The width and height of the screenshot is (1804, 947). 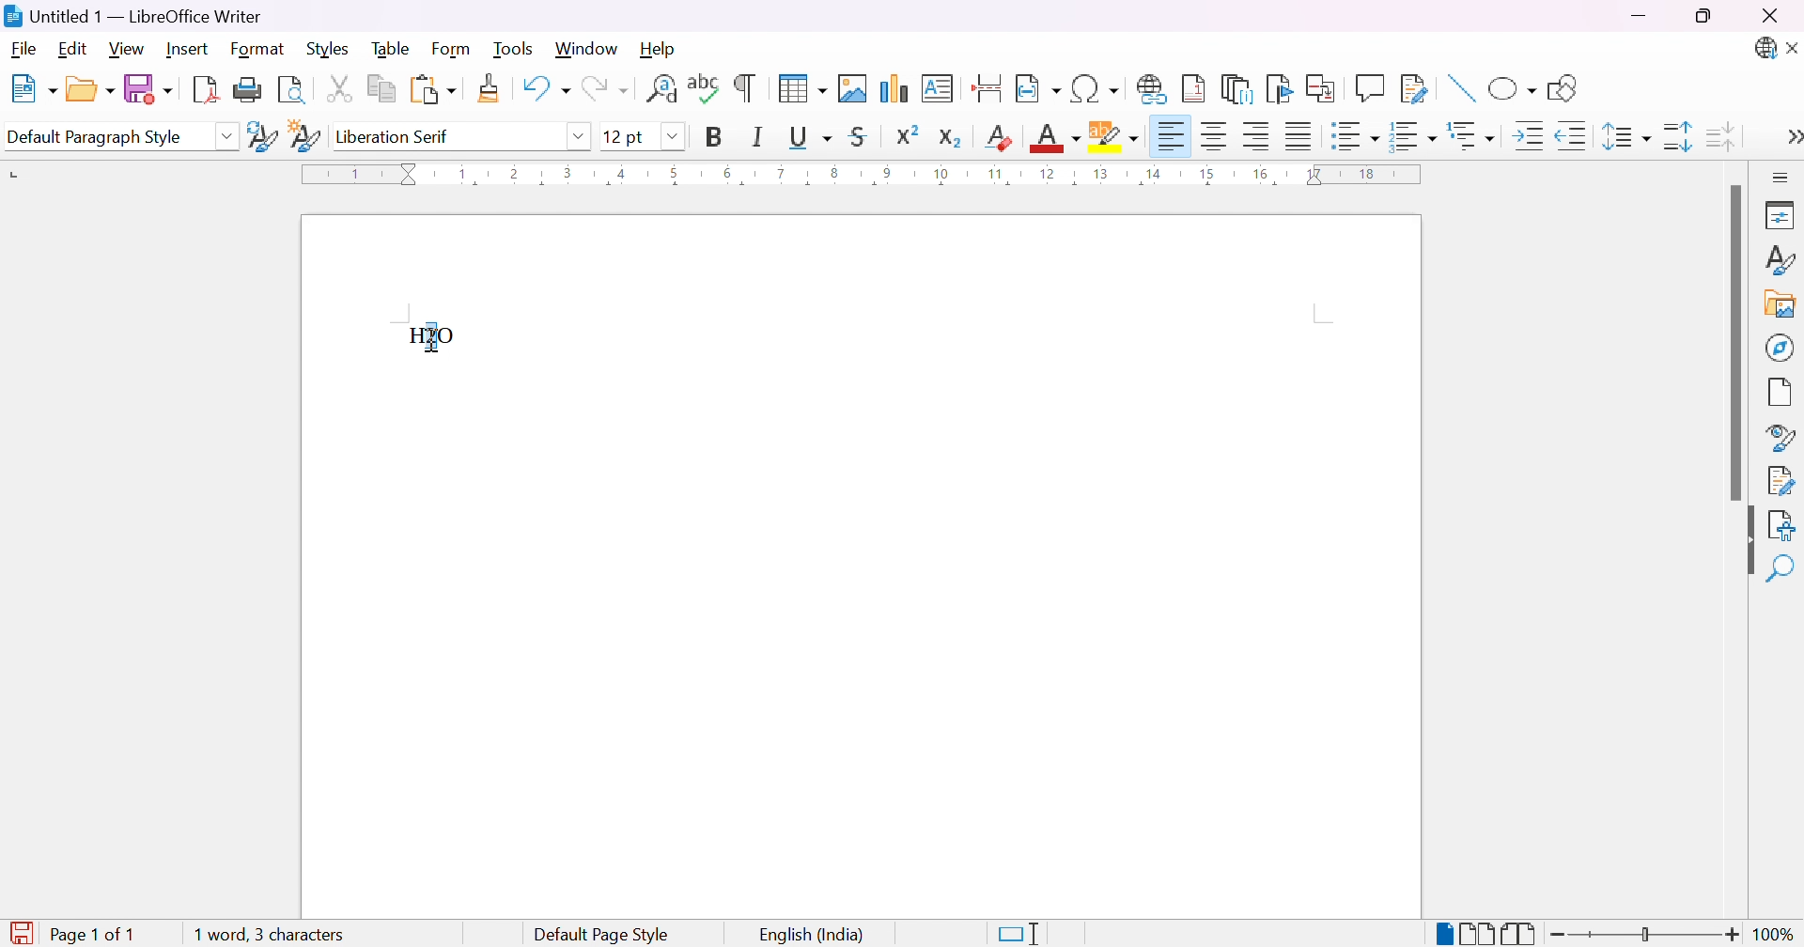 What do you see at coordinates (937, 88) in the screenshot?
I see `Insert text box` at bounding box center [937, 88].